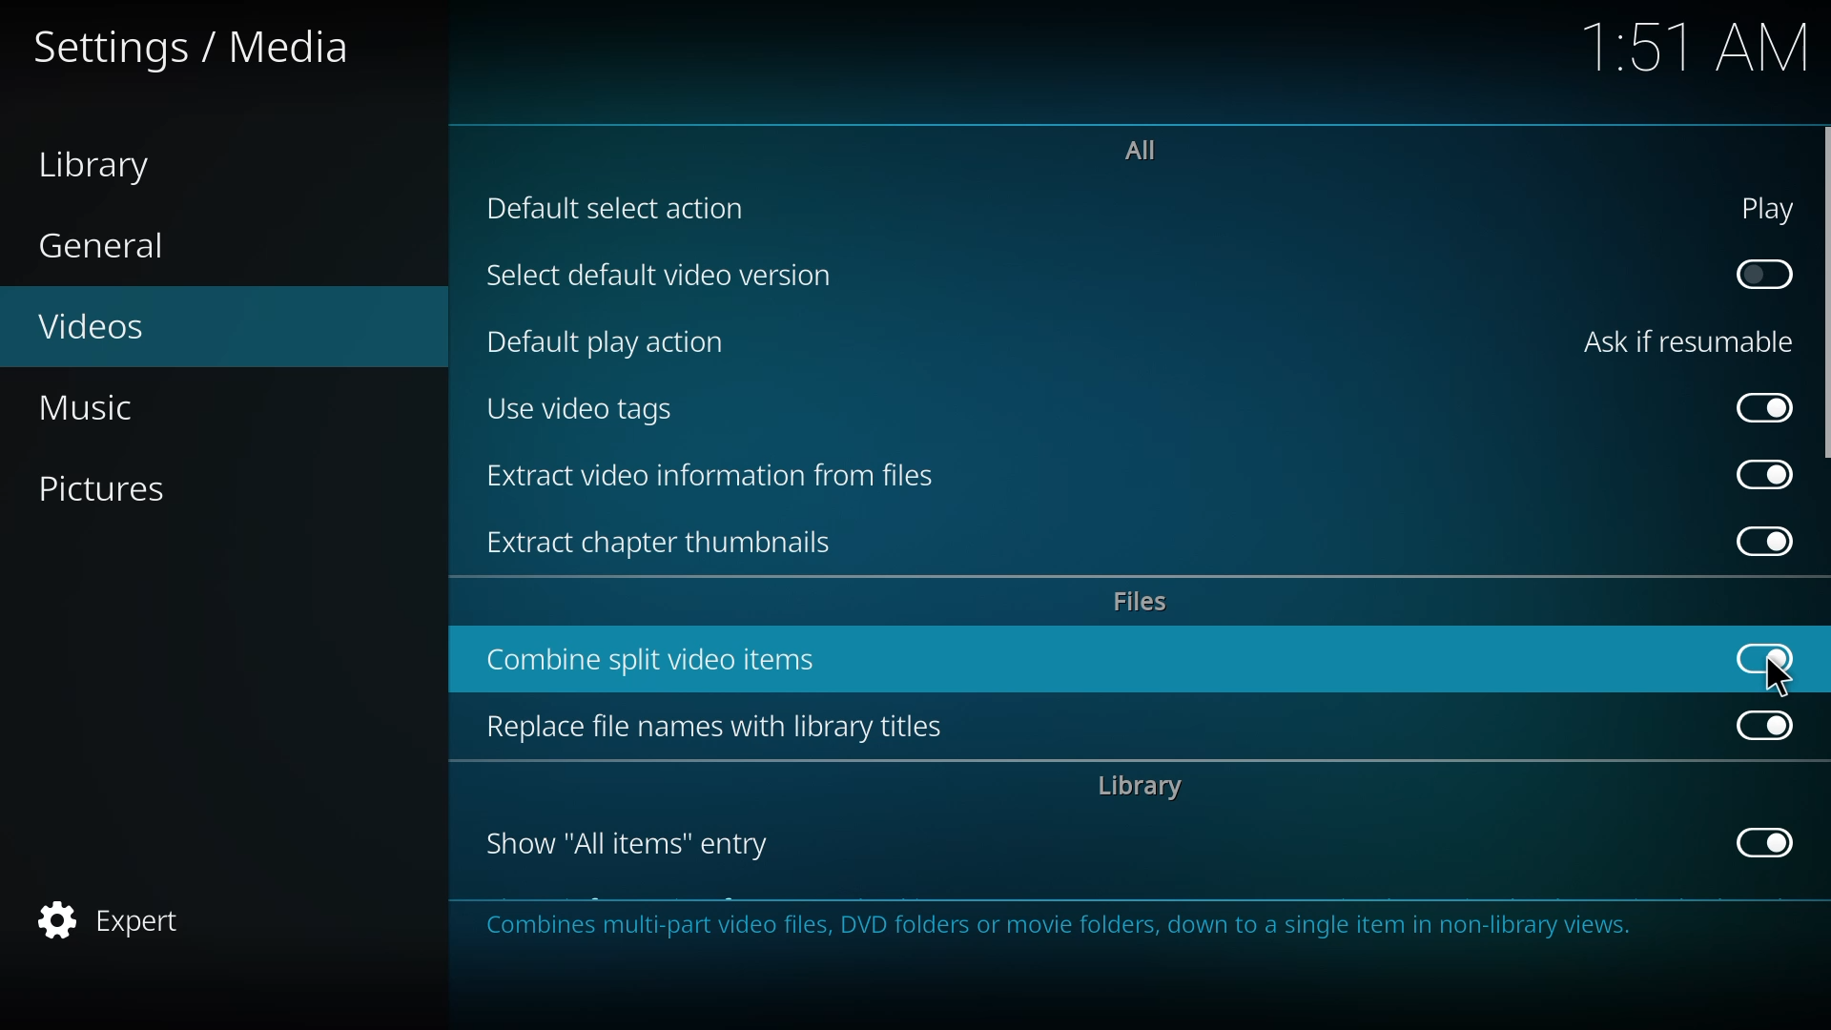 The width and height of the screenshot is (1831, 1030). Describe the element at coordinates (715, 474) in the screenshot. I see `extract video information from files` at that location.